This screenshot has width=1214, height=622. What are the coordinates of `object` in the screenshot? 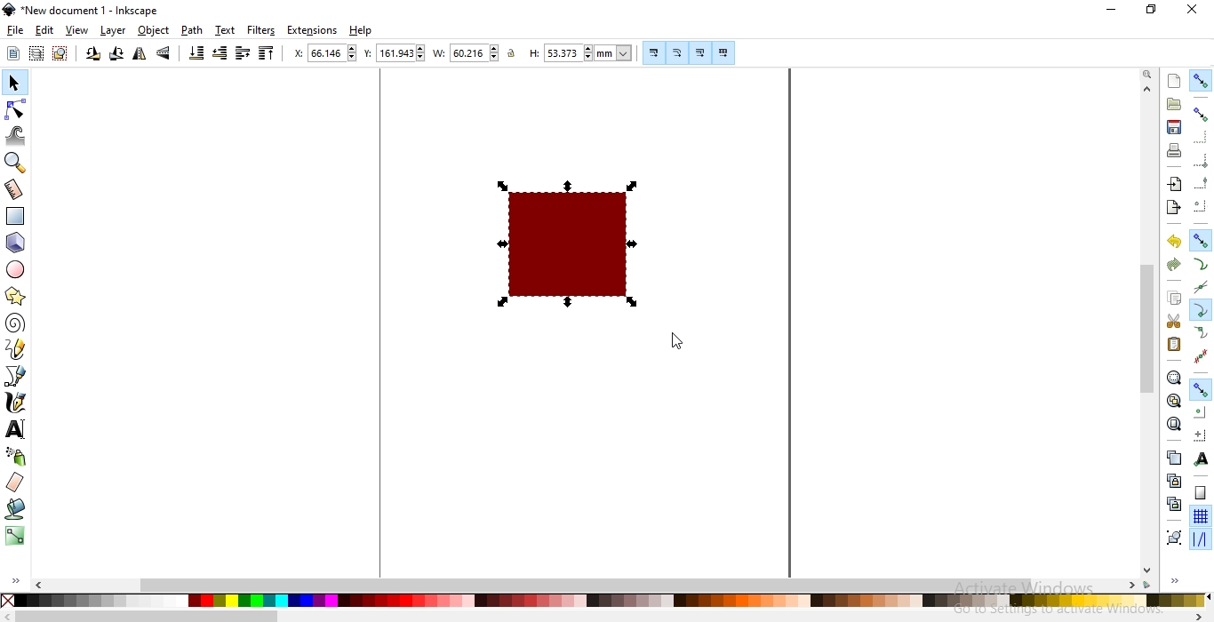 It's located at (155, 31).